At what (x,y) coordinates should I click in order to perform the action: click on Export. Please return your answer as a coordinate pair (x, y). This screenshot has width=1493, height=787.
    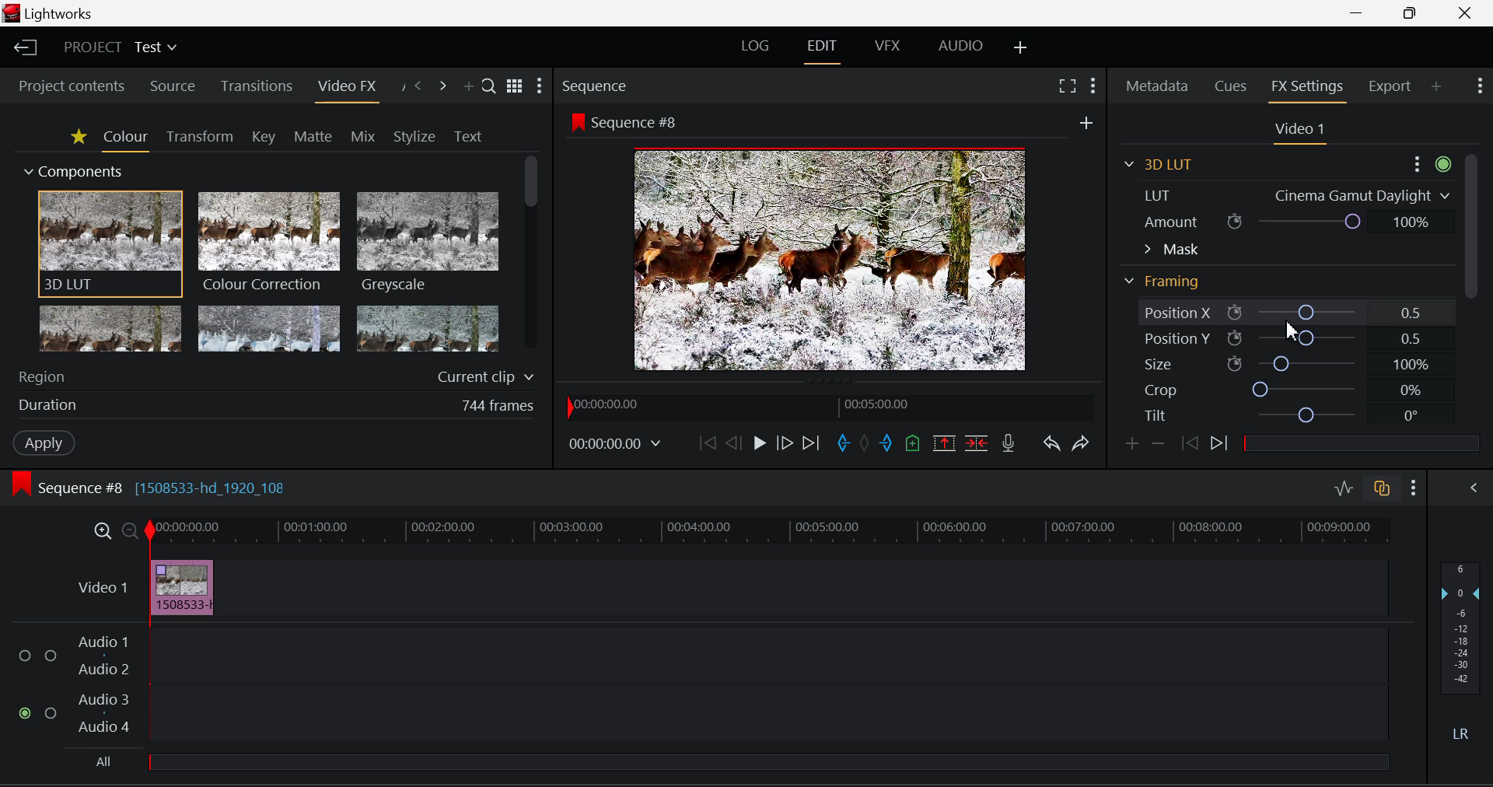
    Looking at the image, I should click on (1387, 89).